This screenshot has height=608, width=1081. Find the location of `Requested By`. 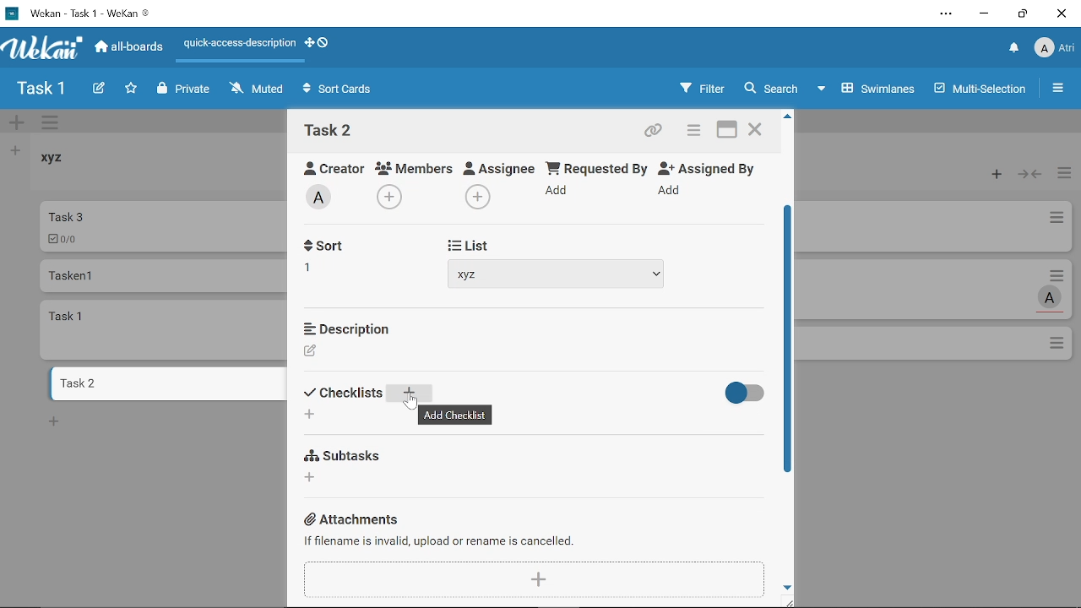

Requested By is located at coordinates (597, 167).